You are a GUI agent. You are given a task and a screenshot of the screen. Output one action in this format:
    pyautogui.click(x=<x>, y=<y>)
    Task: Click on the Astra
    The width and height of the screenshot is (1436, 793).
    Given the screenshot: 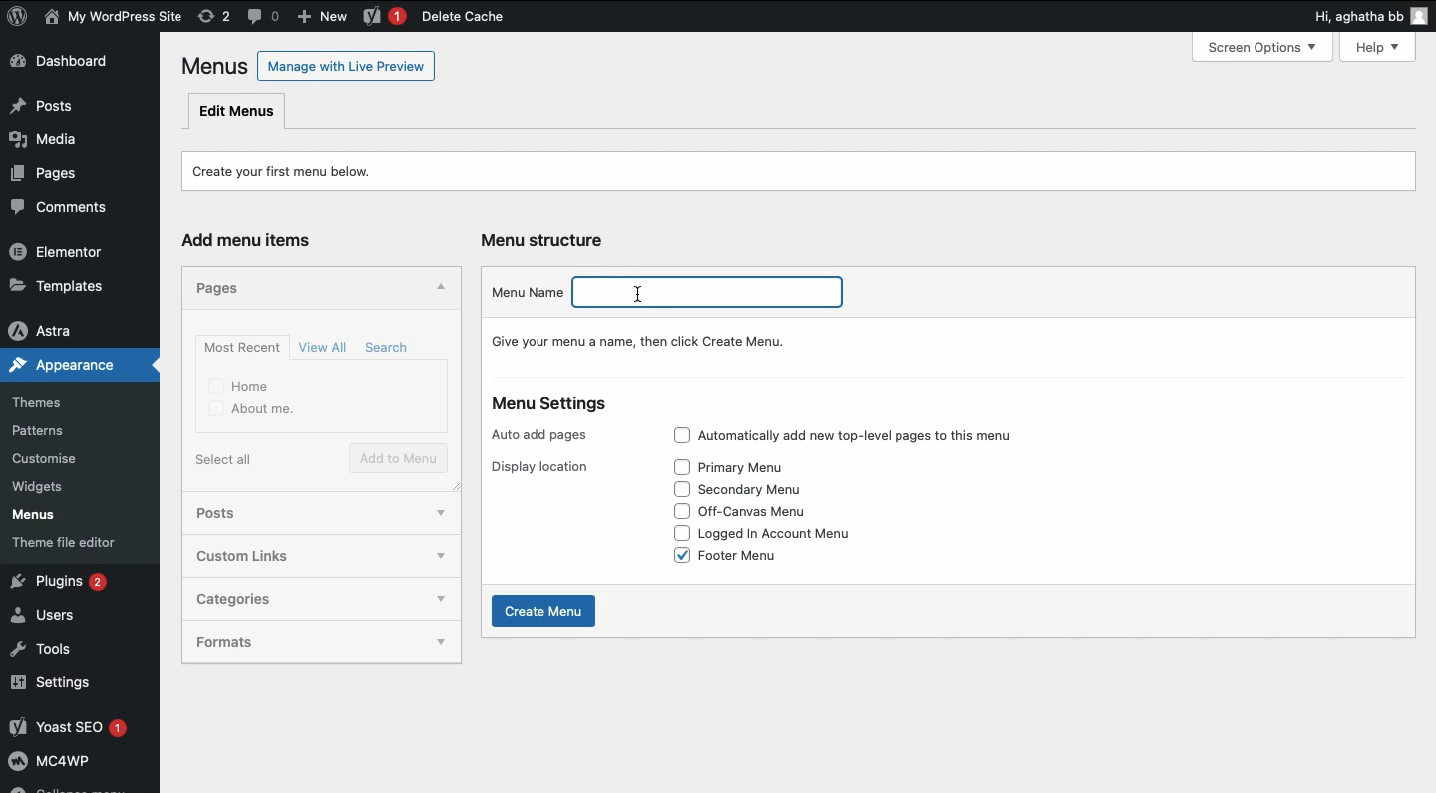 What is the action you would take?
    pyautogui.click(x=71, y=330)
    